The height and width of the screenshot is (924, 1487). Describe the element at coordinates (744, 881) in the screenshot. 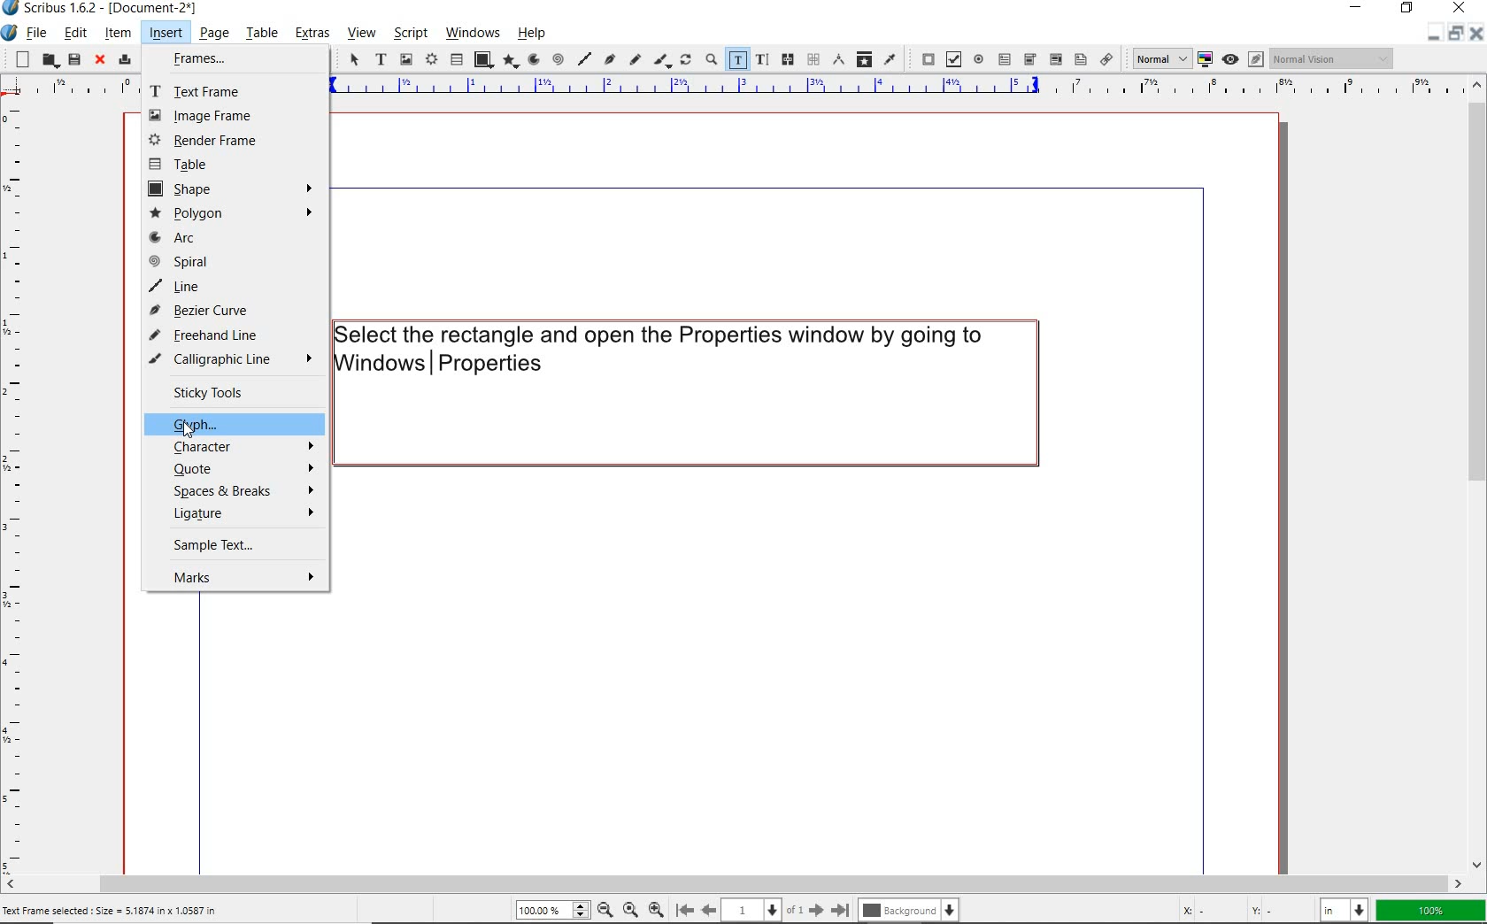

I see `Scroll Bar` at that location.